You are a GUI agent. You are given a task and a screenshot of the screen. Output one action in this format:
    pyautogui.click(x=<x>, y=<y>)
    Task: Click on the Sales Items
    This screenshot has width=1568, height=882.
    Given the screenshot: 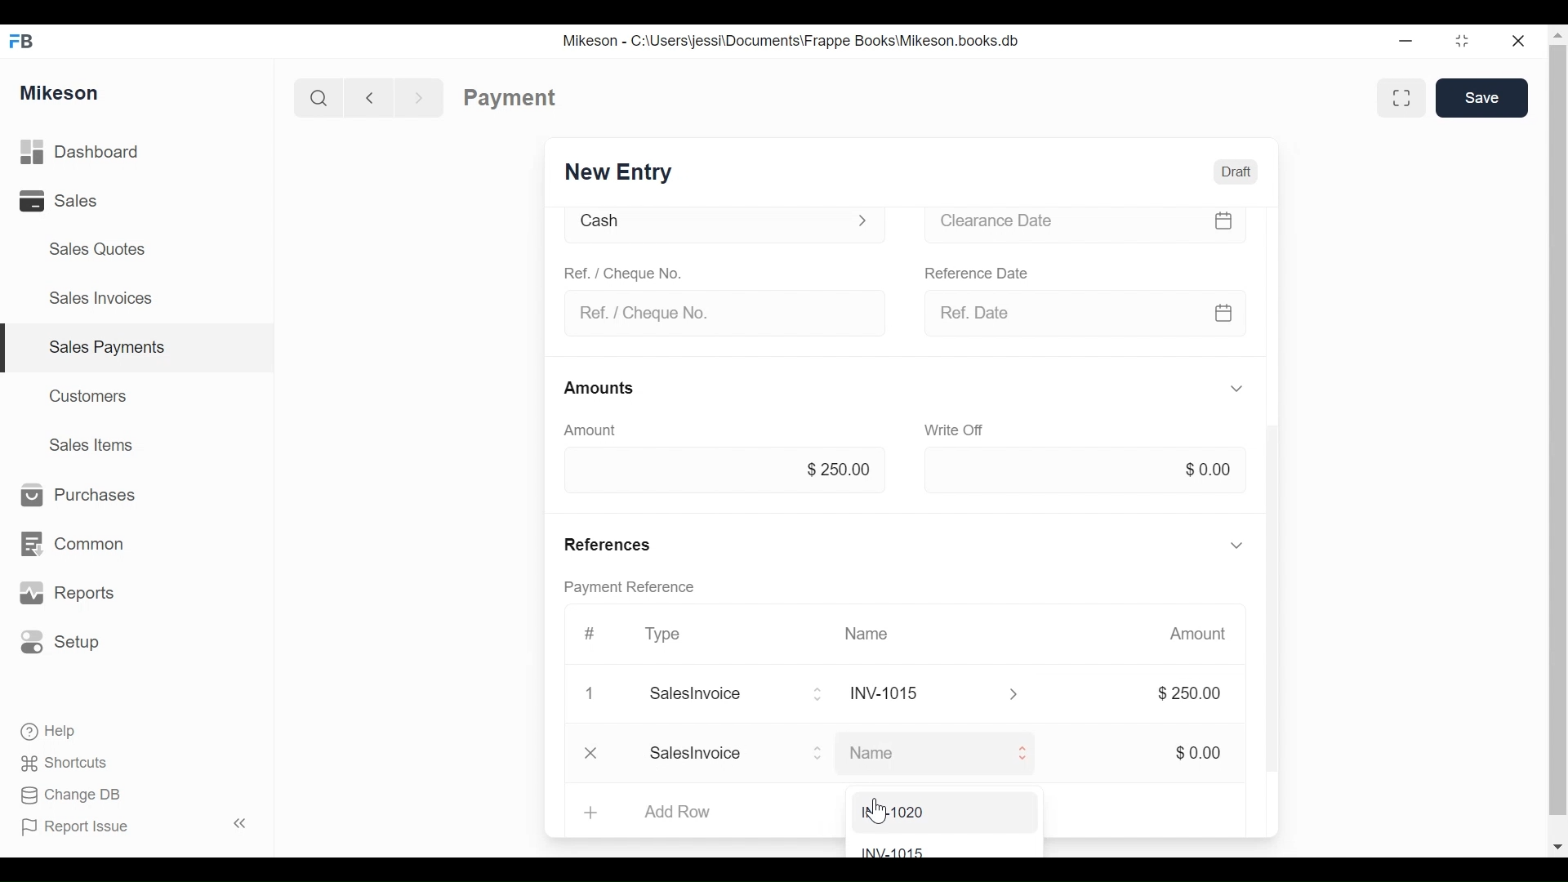 What is the action you would take?
    pyautogui.click(x=99, y=446)
    